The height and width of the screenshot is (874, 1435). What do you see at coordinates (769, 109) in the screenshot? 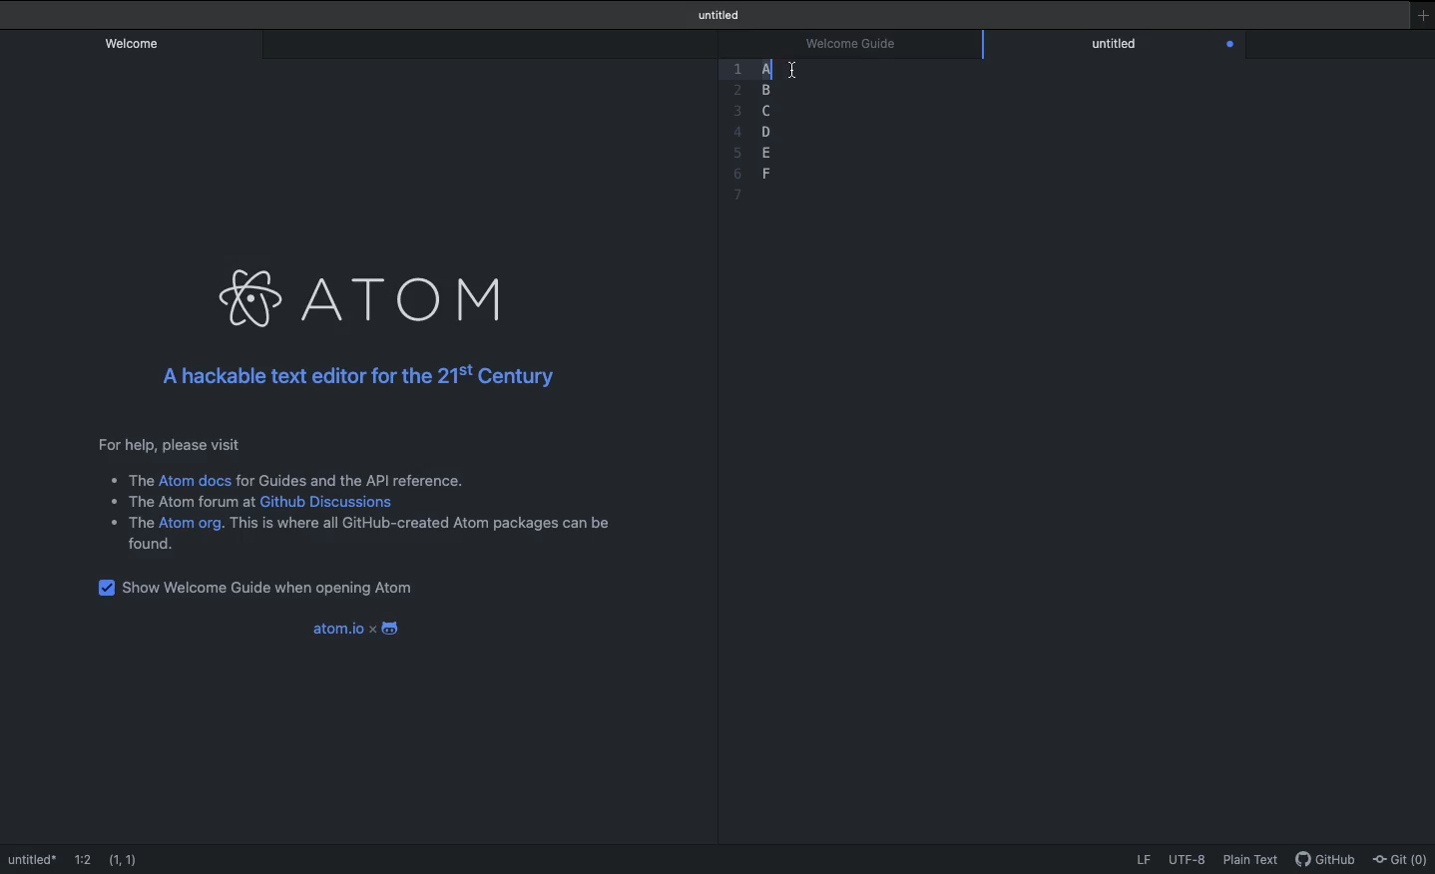
I see `c` at bounding box center [769, 109].